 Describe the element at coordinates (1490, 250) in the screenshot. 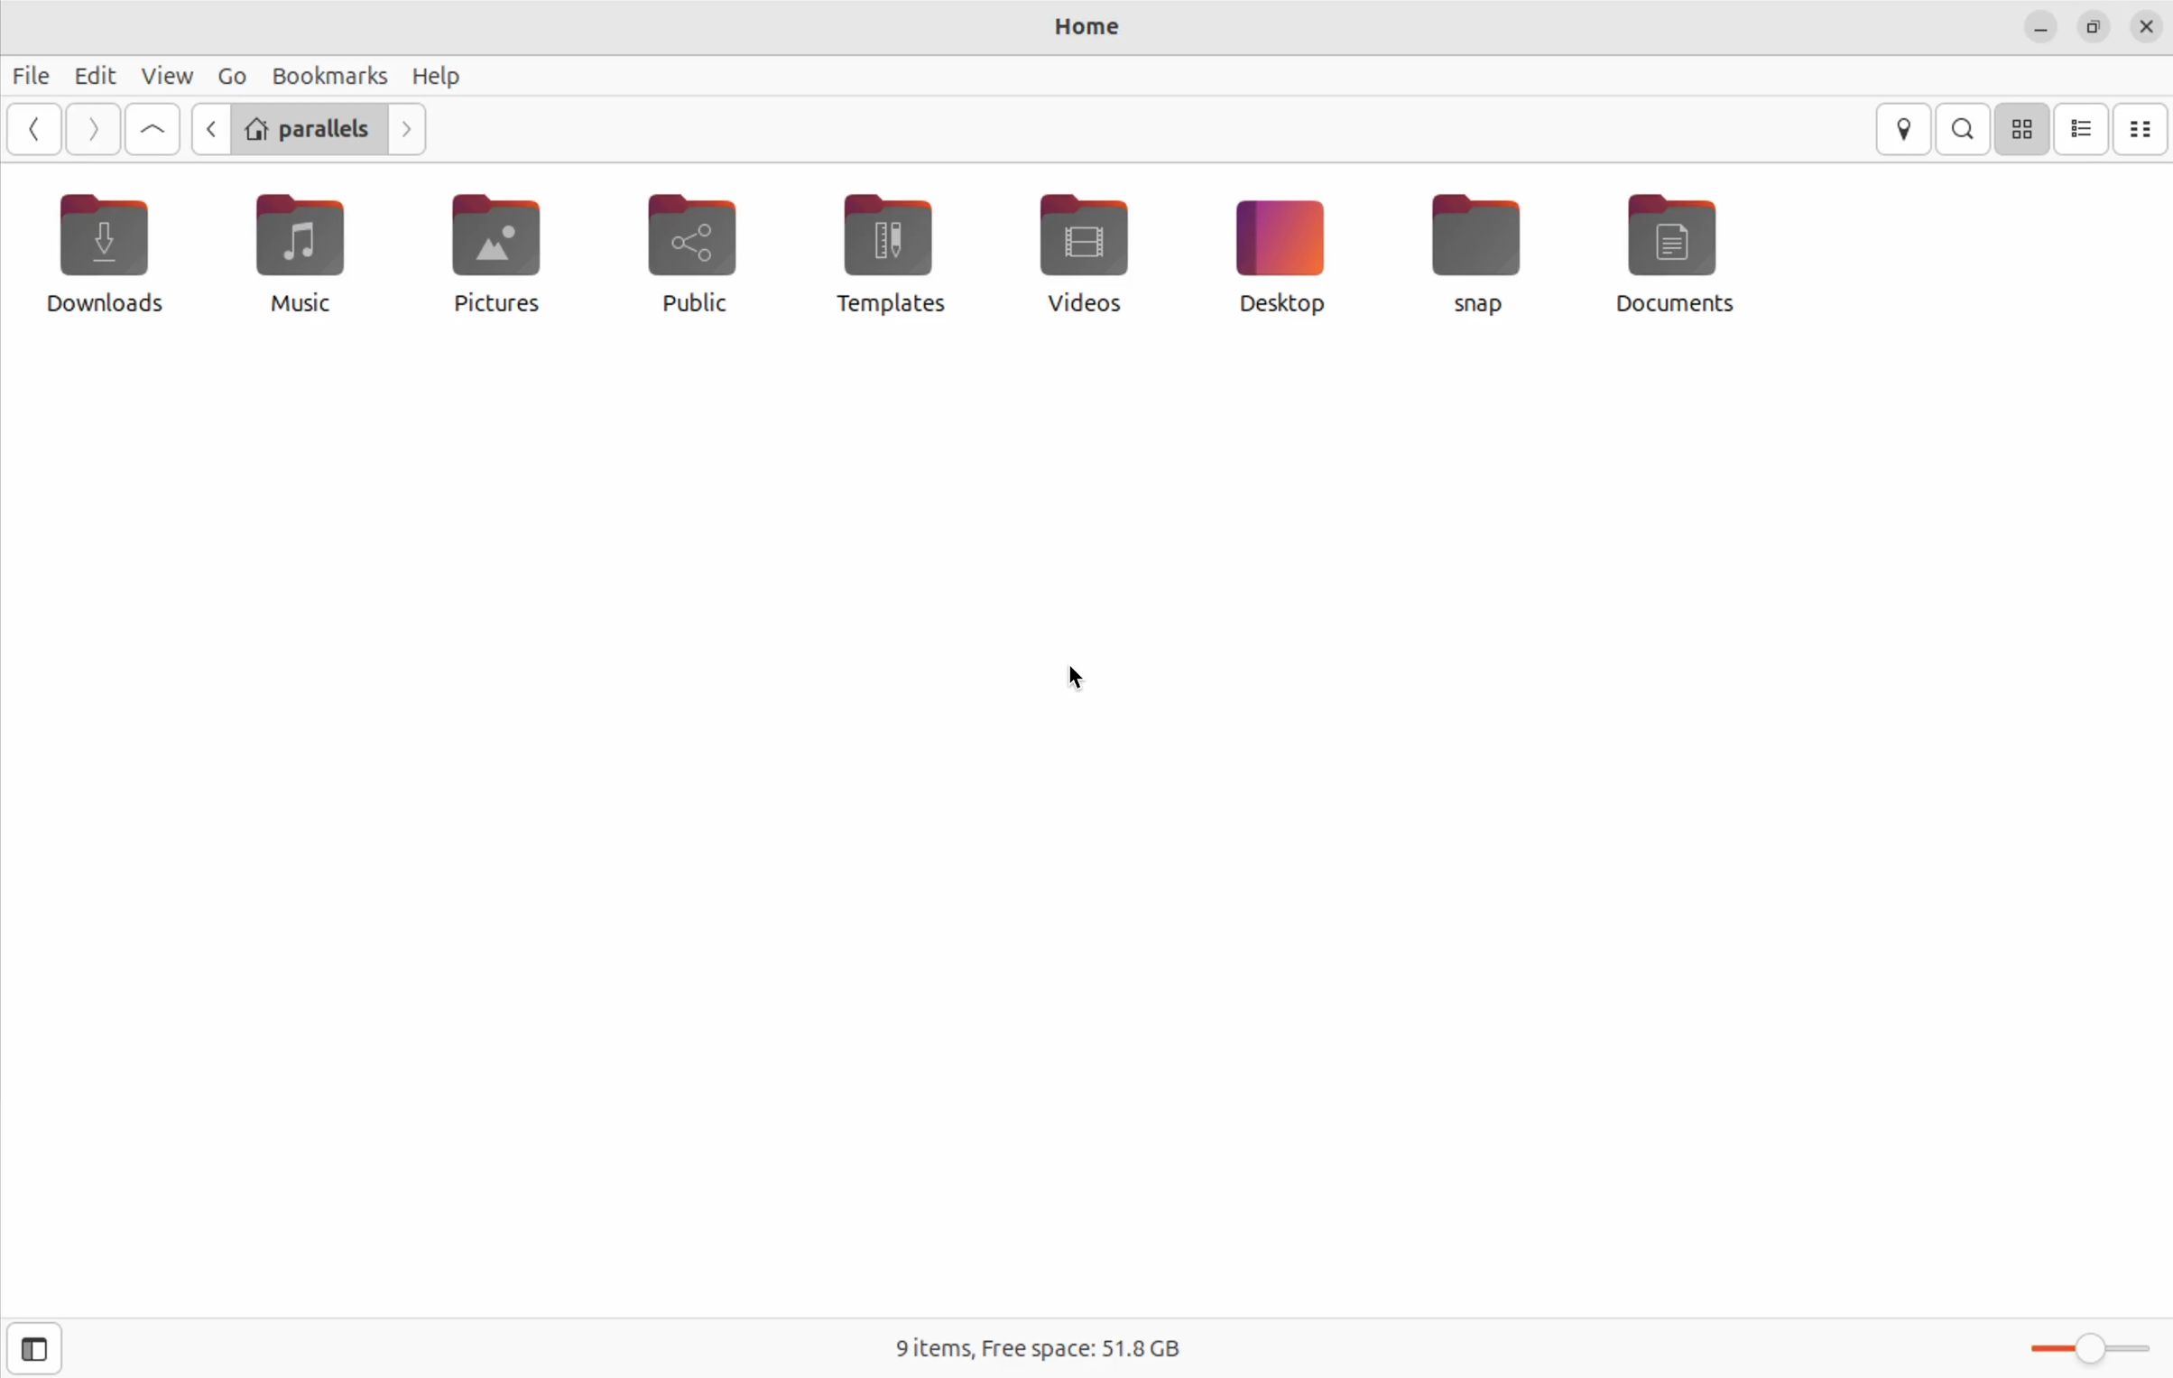

I see `Documents` at that location.